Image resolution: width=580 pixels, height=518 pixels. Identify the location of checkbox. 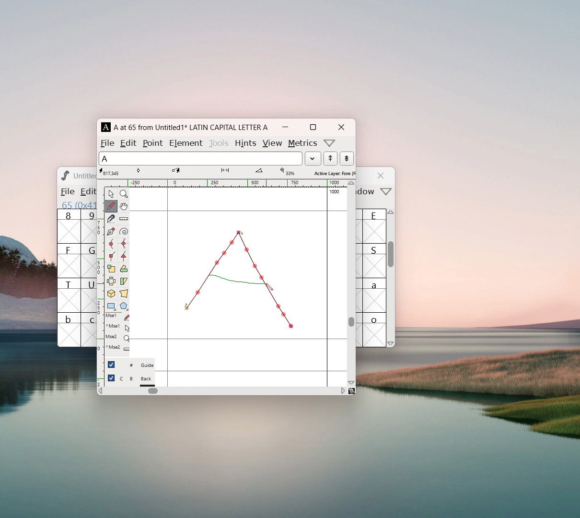
(111, 364).